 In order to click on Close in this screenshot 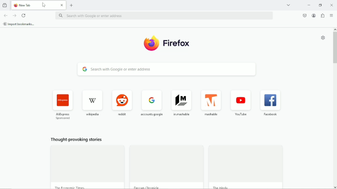, I will do `click(332, 6)`.